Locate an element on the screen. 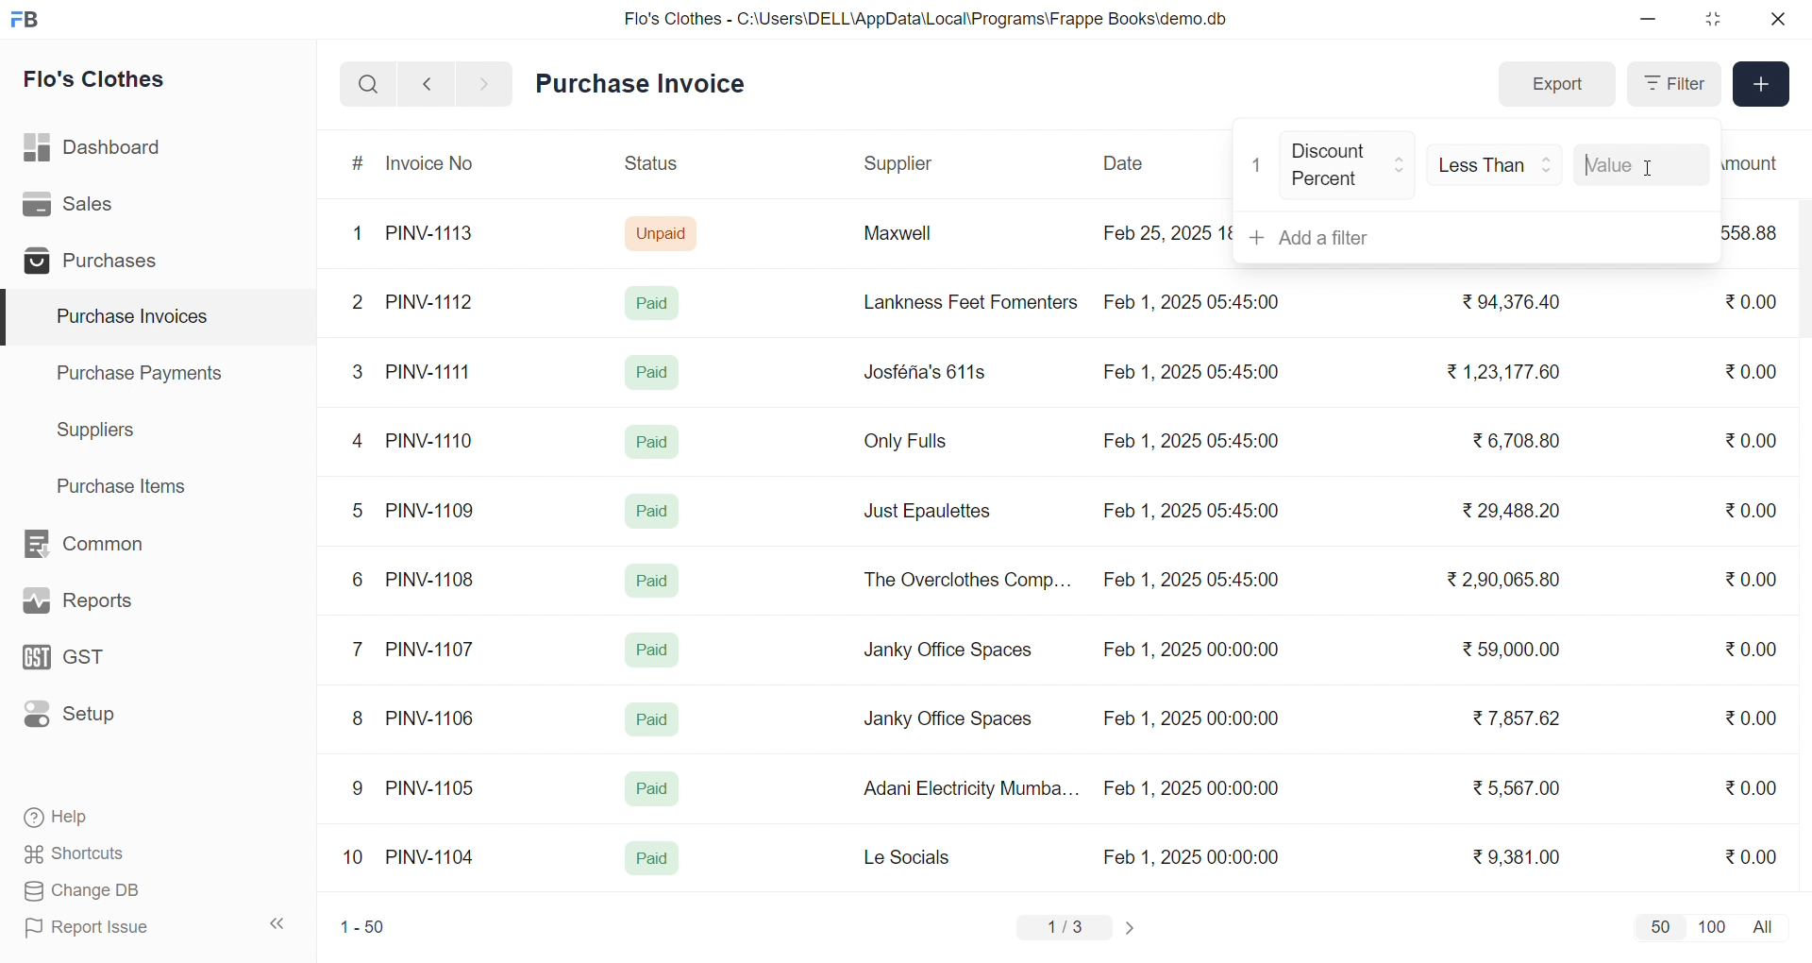 The image size is (1812, 963). Filter is located at coordinates (1672, 84).